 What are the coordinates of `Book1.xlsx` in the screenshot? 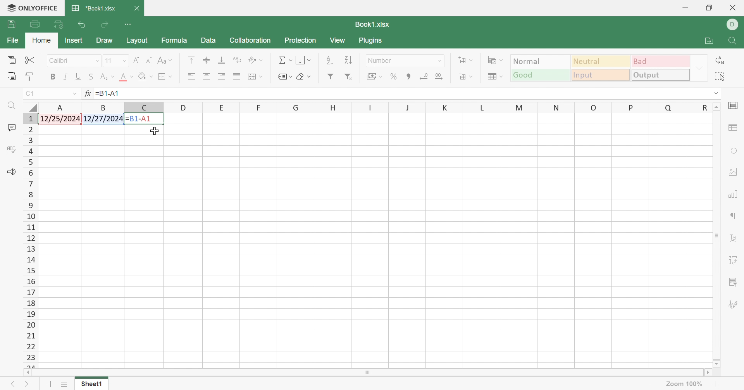 It's located at (372, 25).